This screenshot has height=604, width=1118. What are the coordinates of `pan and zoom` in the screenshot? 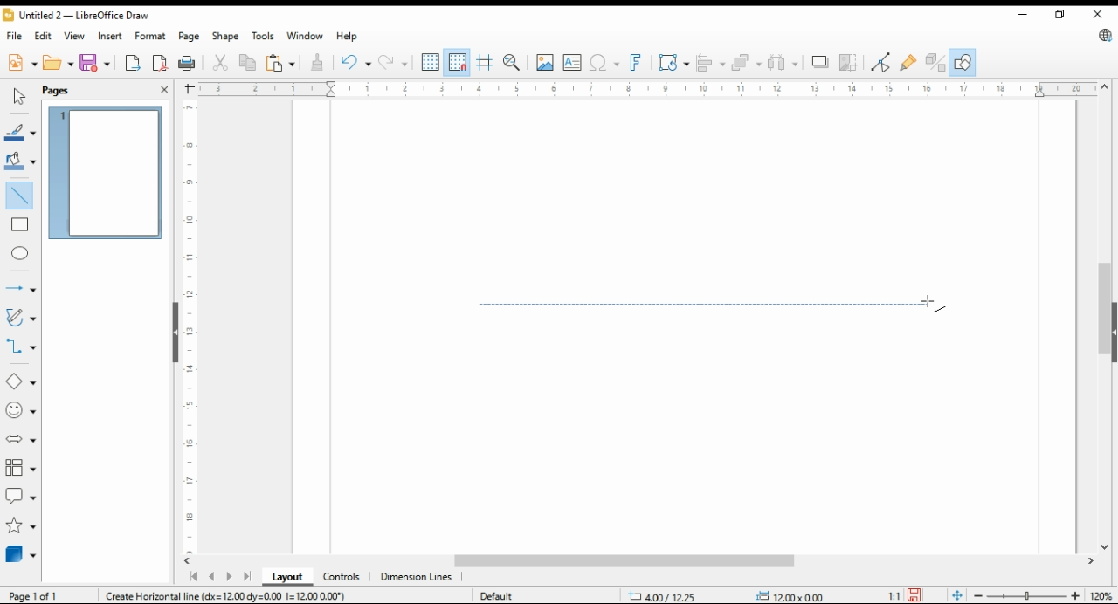 It's located at (513, 63).